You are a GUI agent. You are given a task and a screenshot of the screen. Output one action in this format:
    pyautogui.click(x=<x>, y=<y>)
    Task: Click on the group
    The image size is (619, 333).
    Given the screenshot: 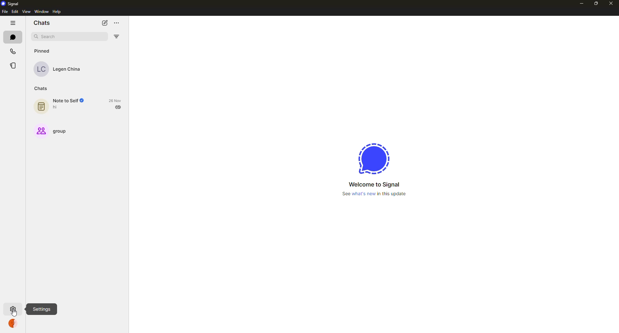 What is the action you would take?
    pyautogui.click(x=53, y=130)
    